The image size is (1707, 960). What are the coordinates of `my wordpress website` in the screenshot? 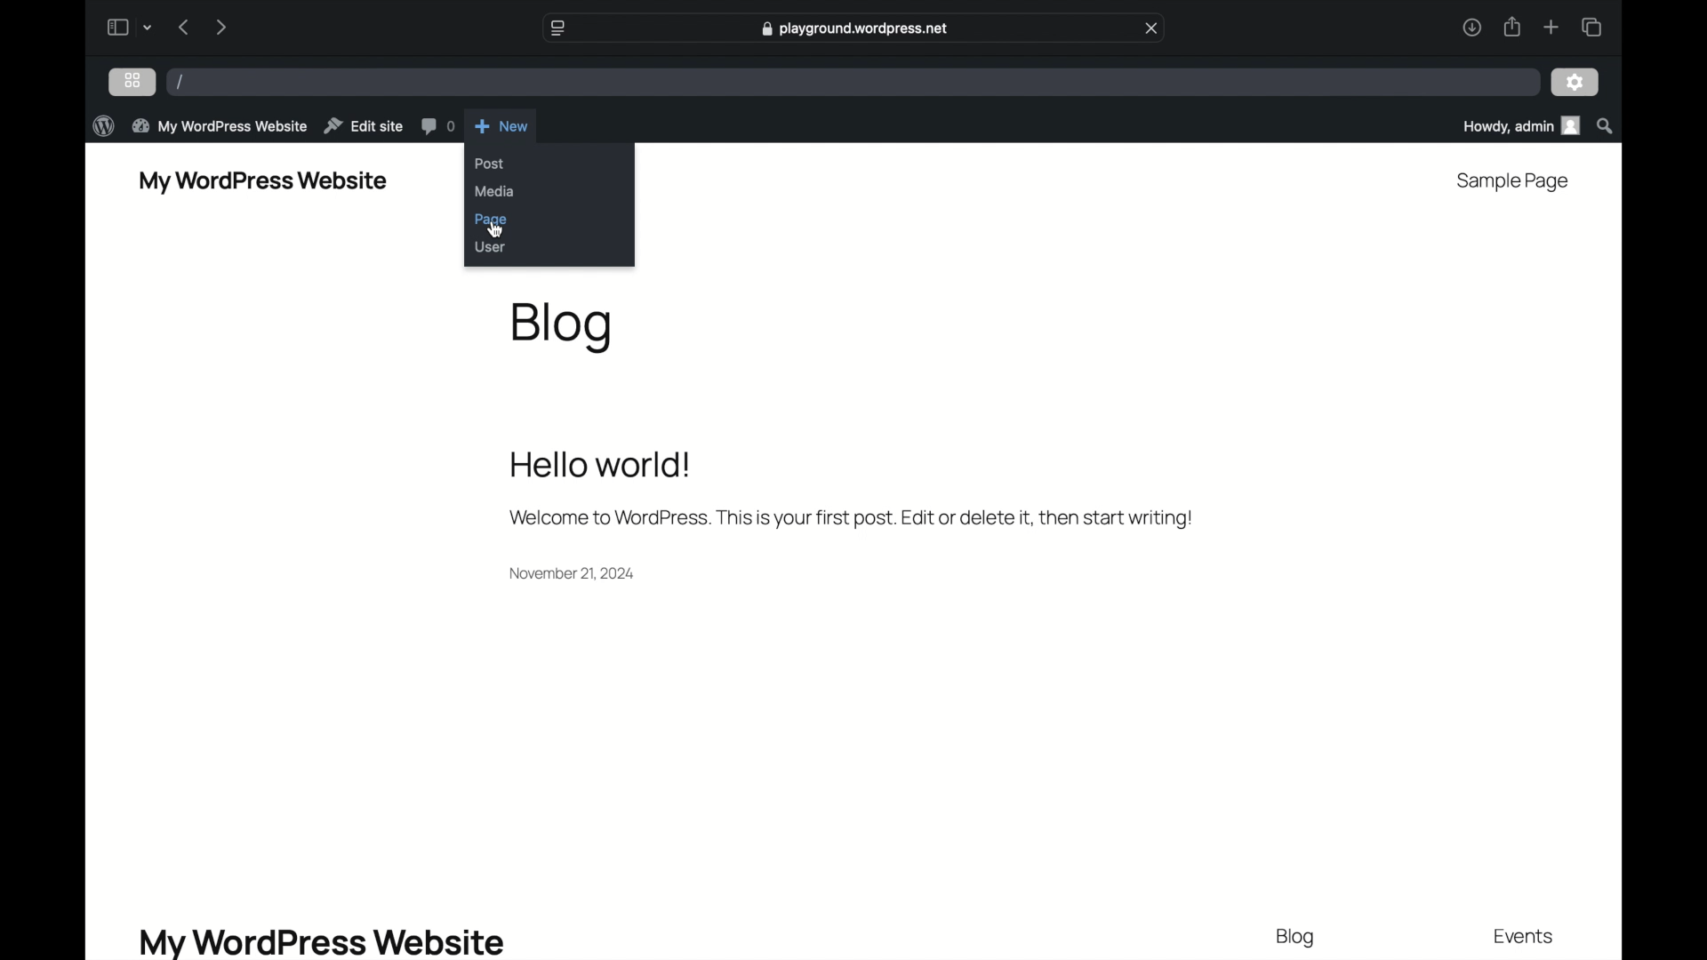 It's located at (262, 180).